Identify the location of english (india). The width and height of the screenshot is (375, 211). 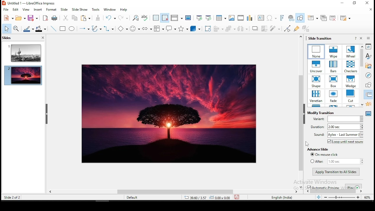
(282, 197).